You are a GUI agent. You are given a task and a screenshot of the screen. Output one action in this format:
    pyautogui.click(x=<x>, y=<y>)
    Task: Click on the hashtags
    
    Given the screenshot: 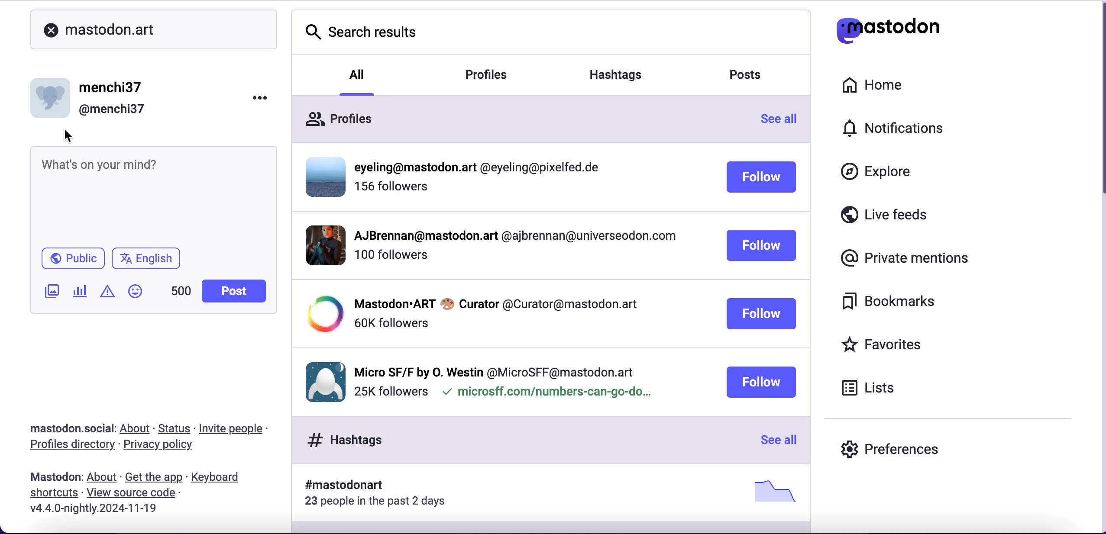 What is the action you would take?
    pyautogui.click(x=349, y=440)
    